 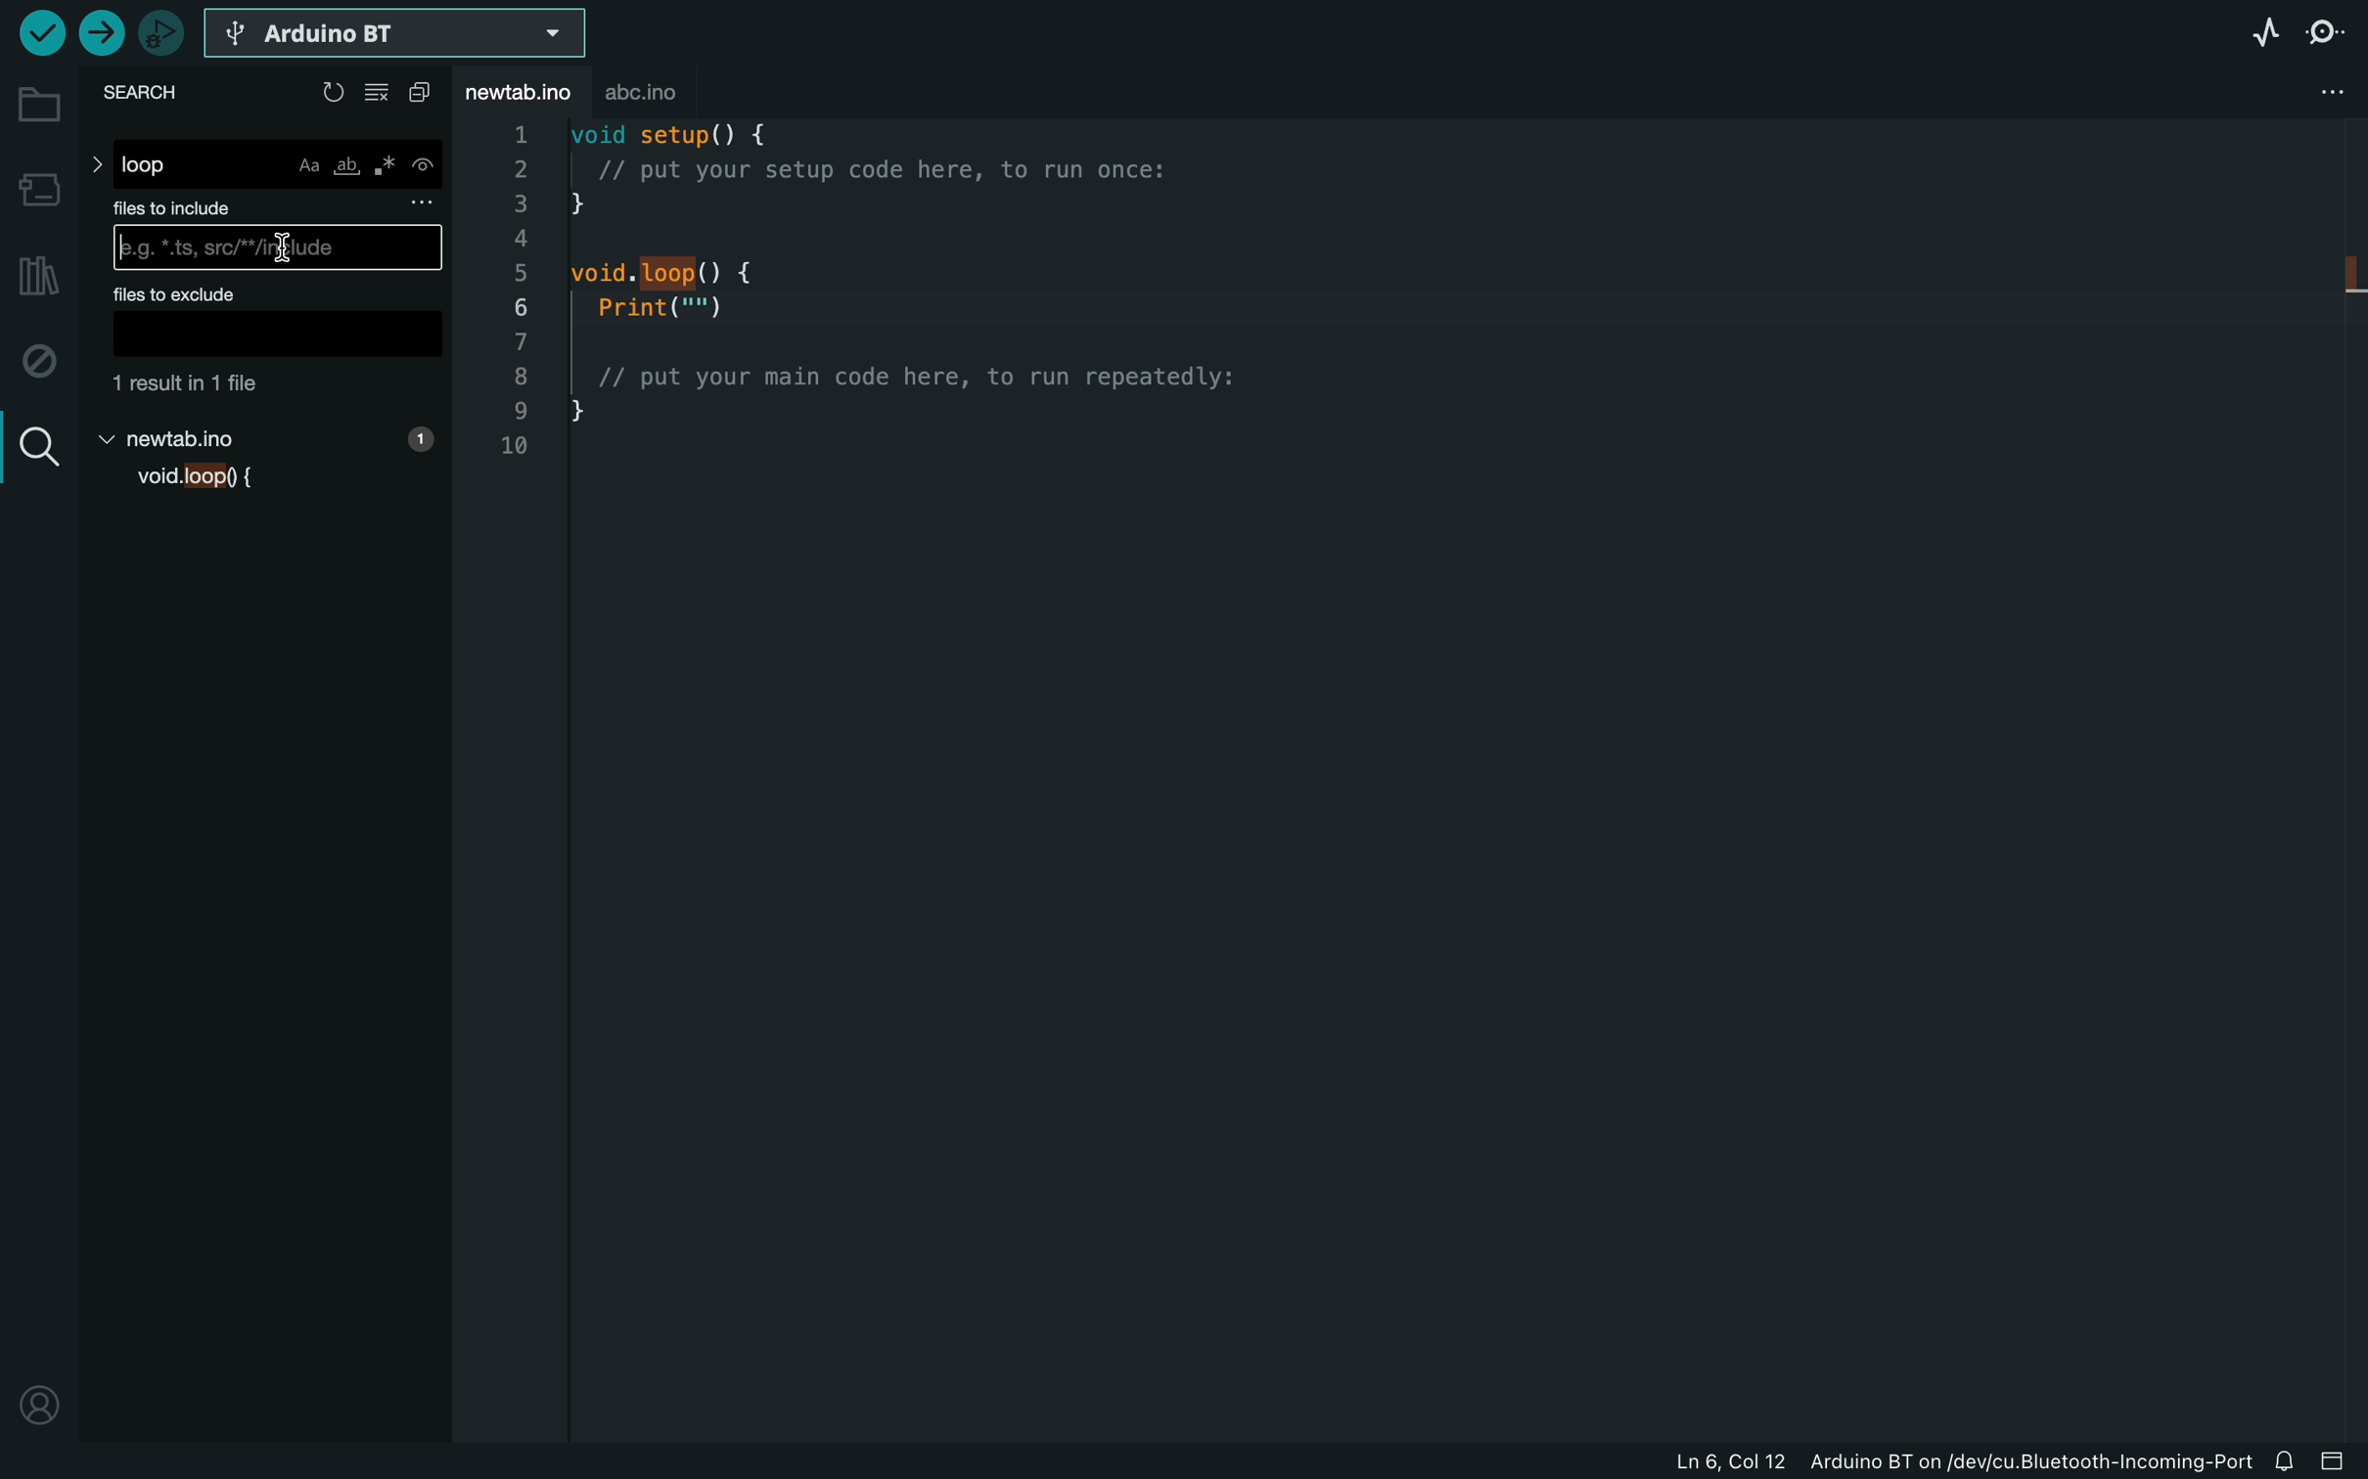 What do you see at coordinates (2336, 1458) in the screenshot?
I see `close slide bar` at bounding box center [2336, 1458].